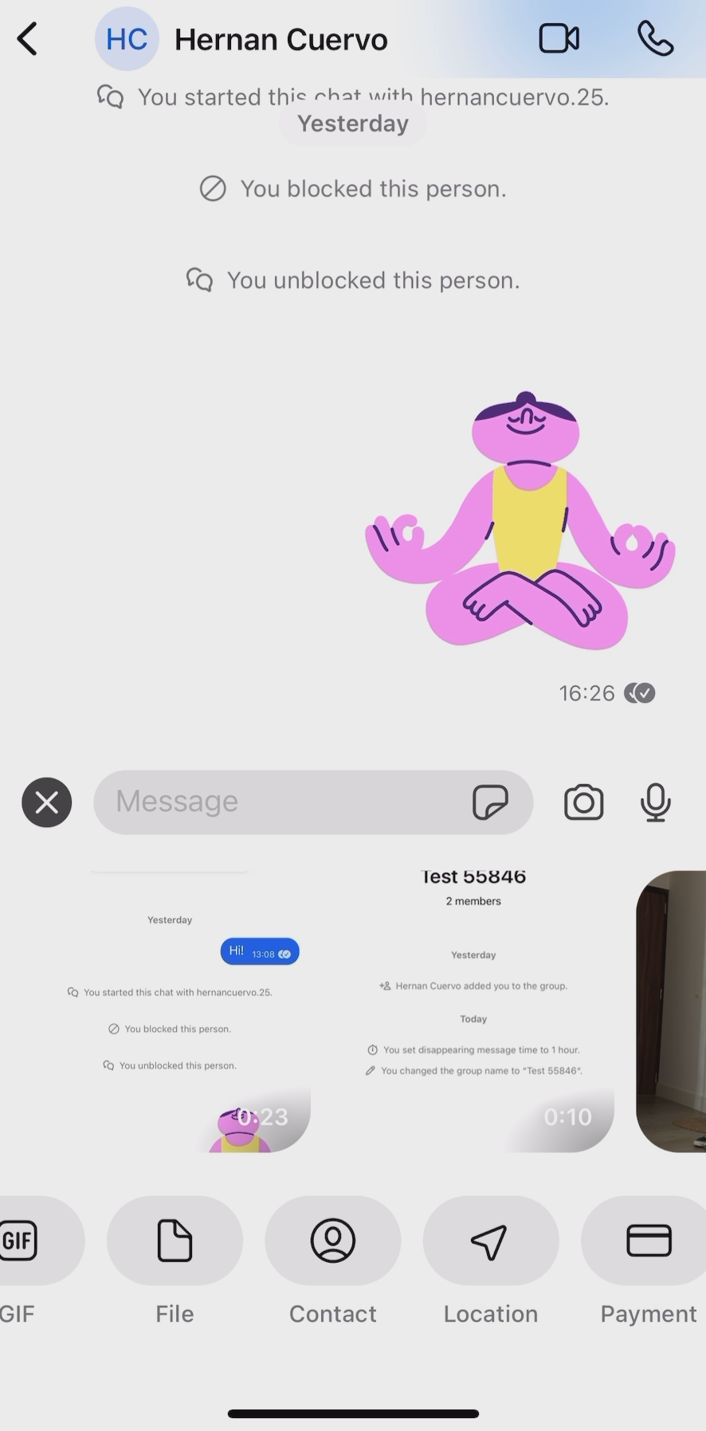 The width and height of the screenshot is (706, 1431). Describe the element at coordinates (364, 408) in the screenshot. I see `activity chat` at that location.